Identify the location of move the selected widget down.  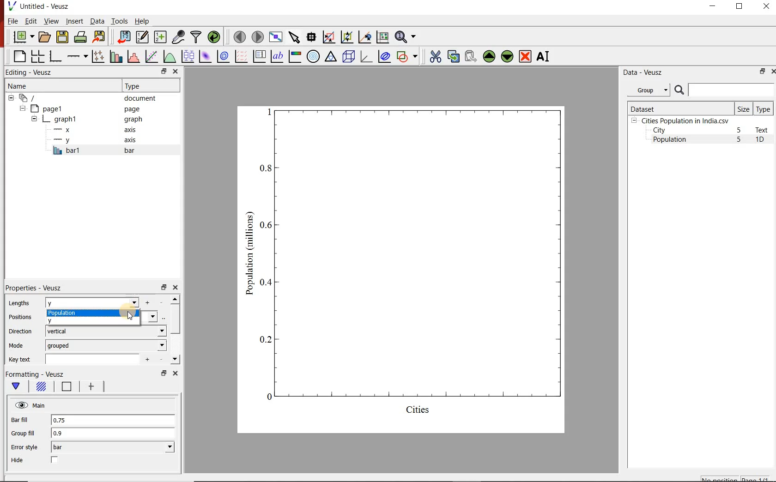
(507, 56).